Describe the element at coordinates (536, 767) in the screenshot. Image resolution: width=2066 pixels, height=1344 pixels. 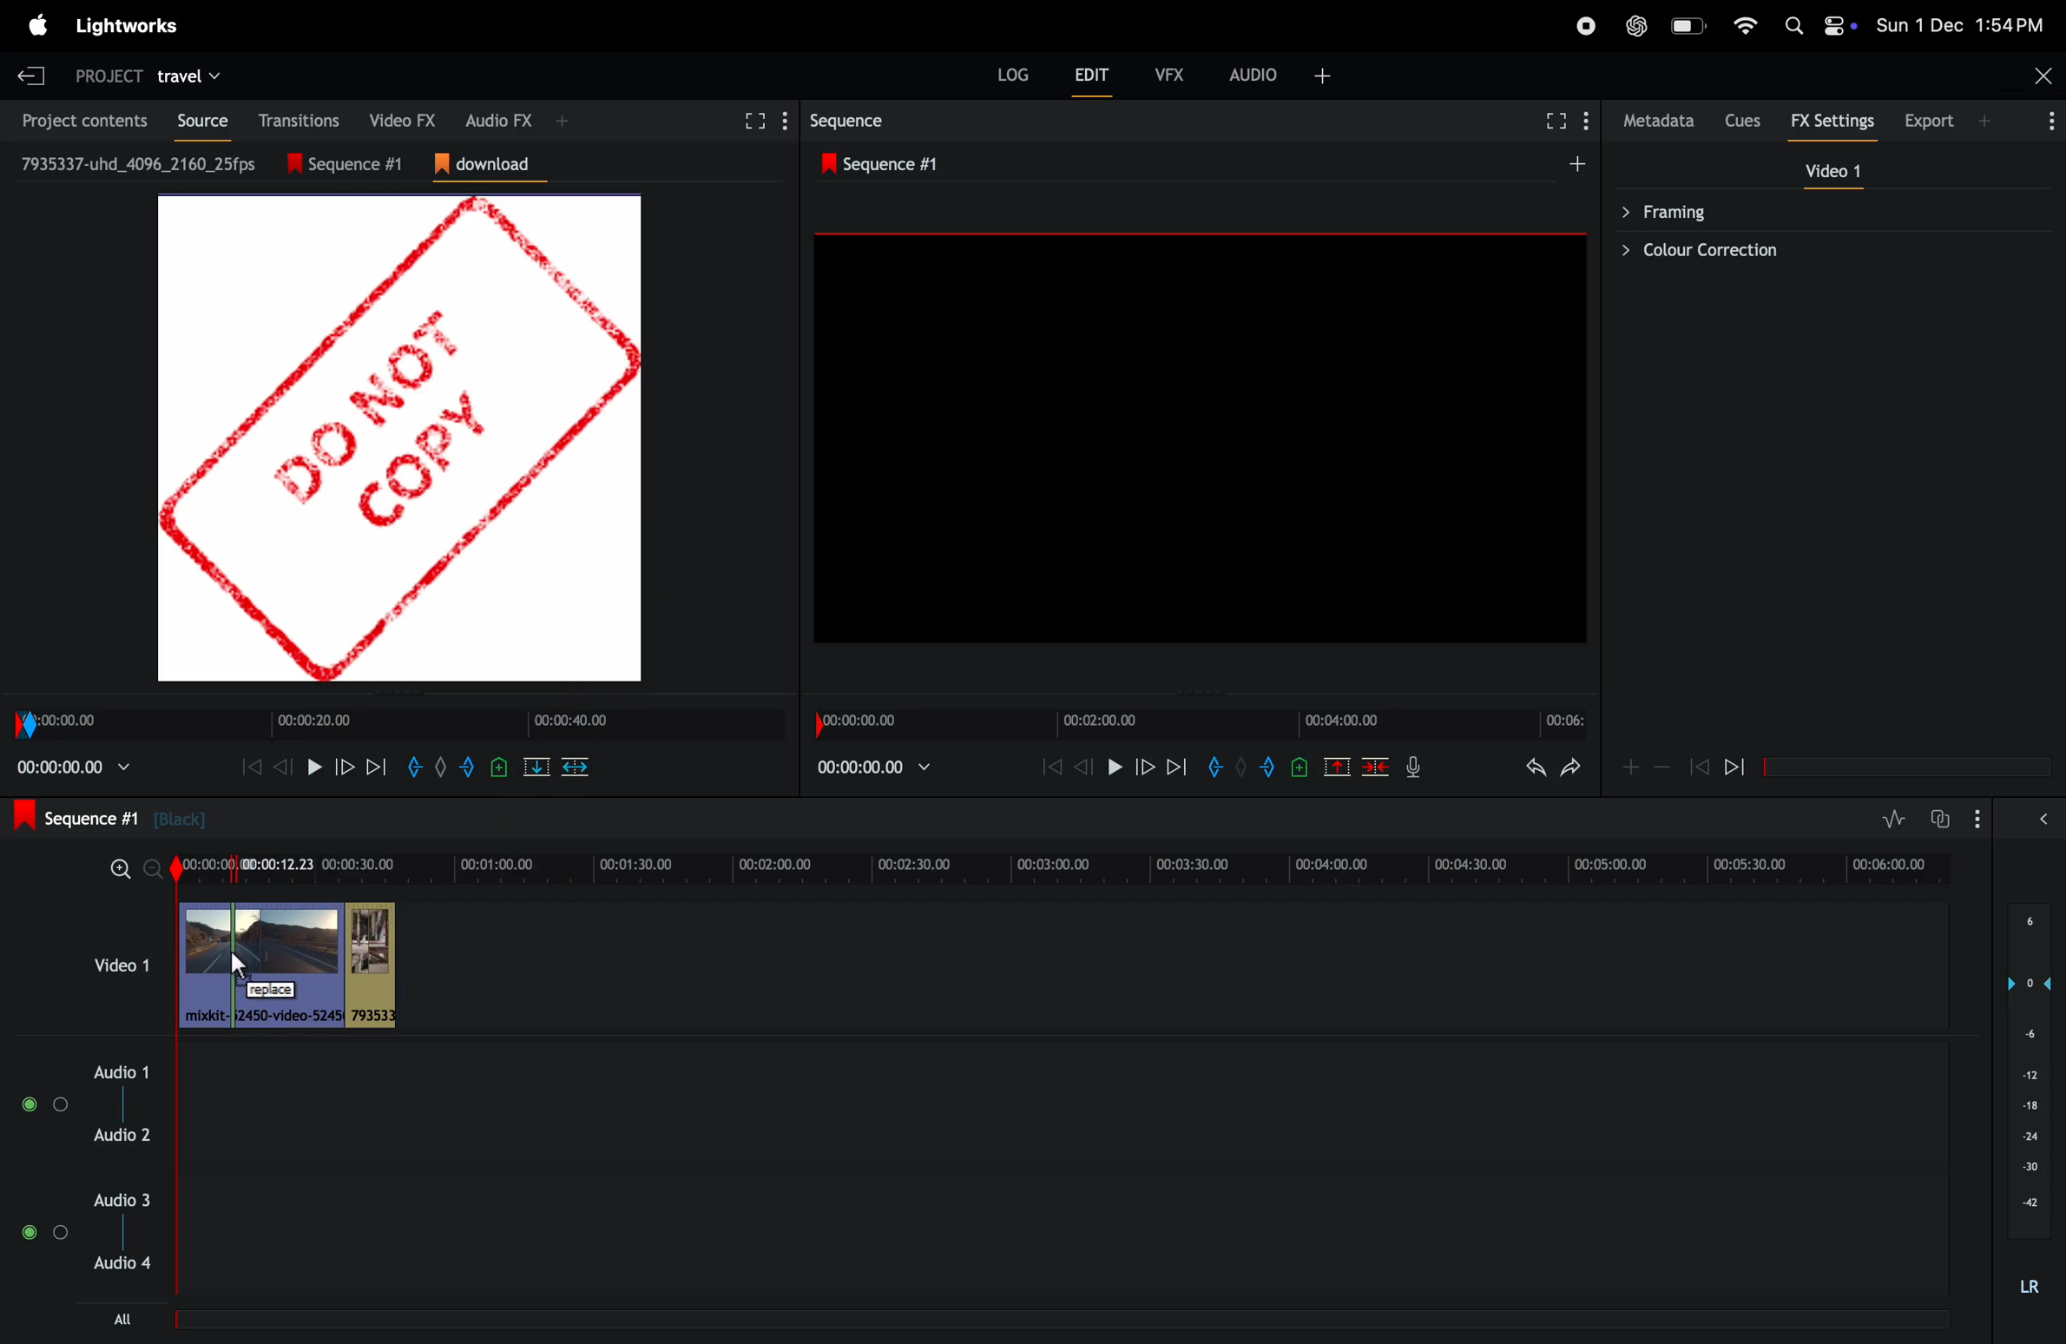
I see `cut` at that location.